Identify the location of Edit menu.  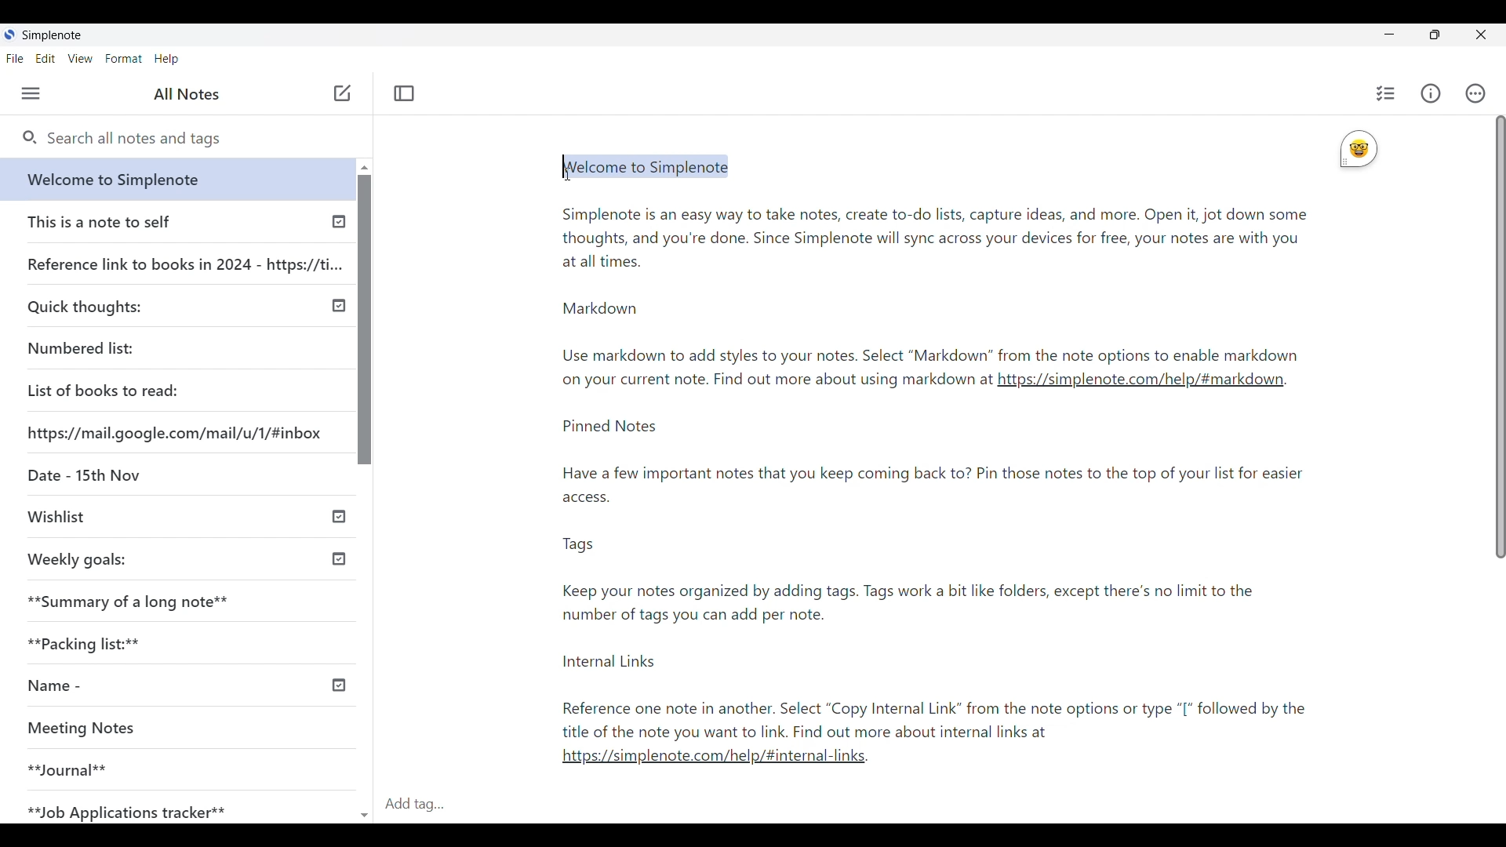
(45, 58).